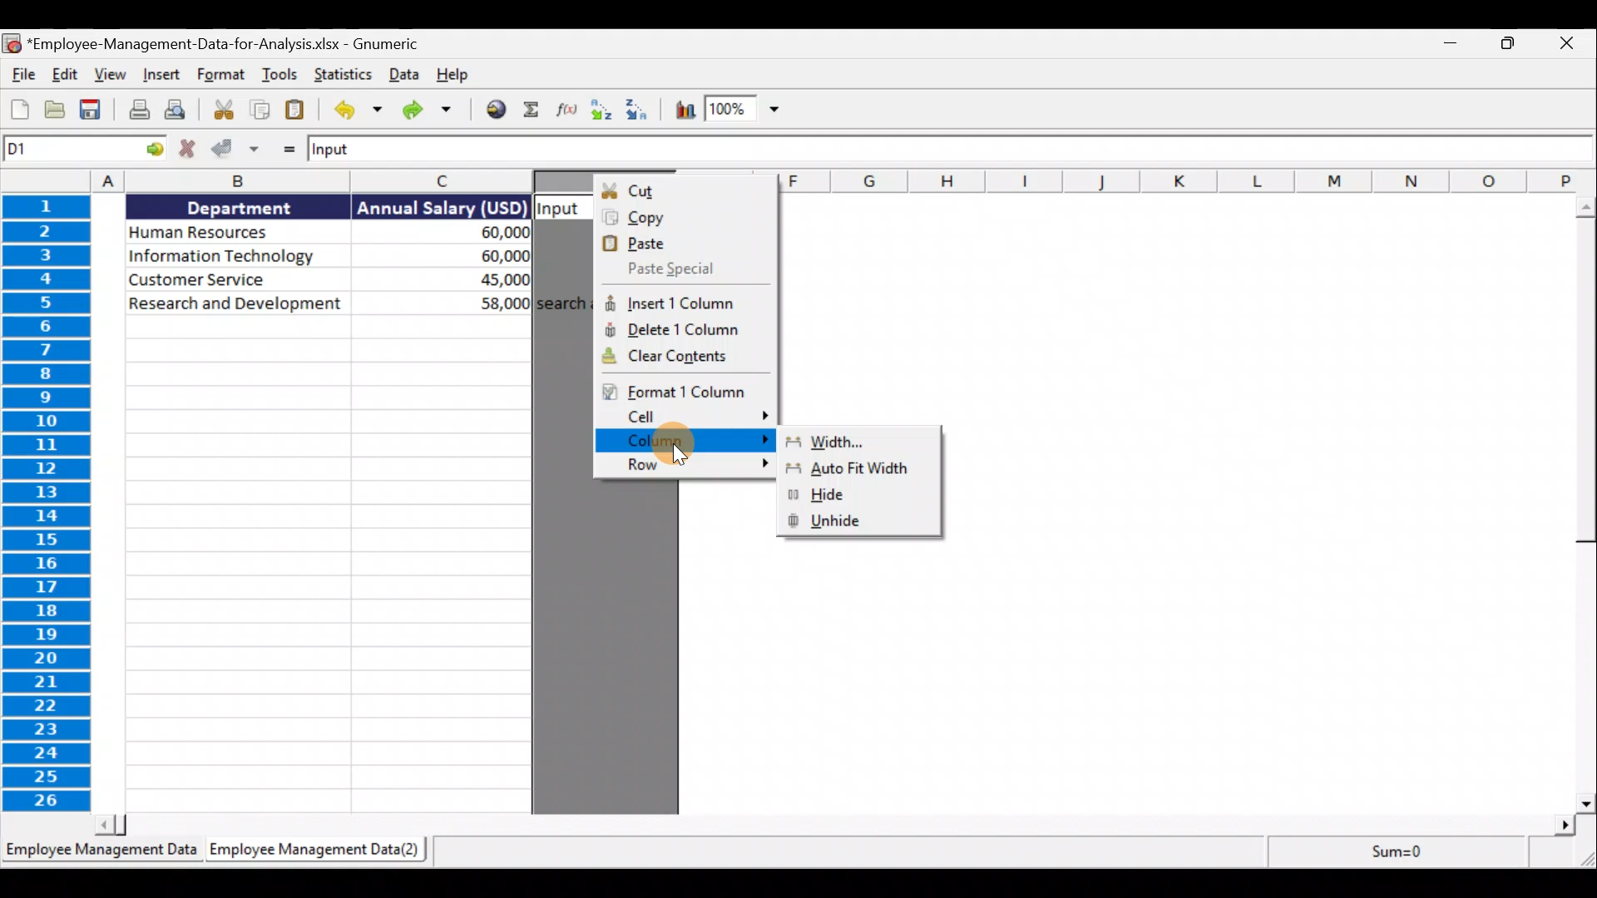  What do you see at coordinates (286, 150) in the screenshot?
I see `Enter formula` at bounding box center [286, 150].